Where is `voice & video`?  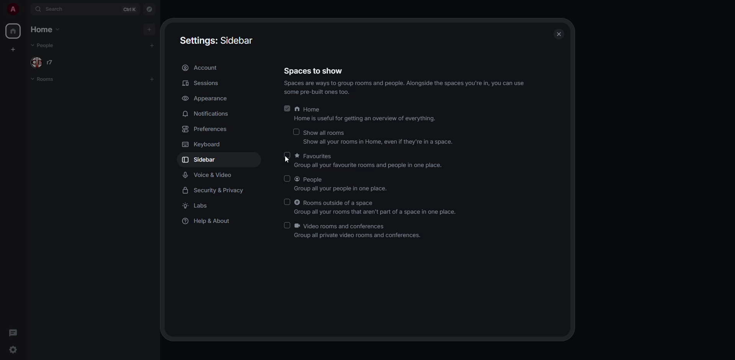 voice & video is located at coordinates (209, 175).